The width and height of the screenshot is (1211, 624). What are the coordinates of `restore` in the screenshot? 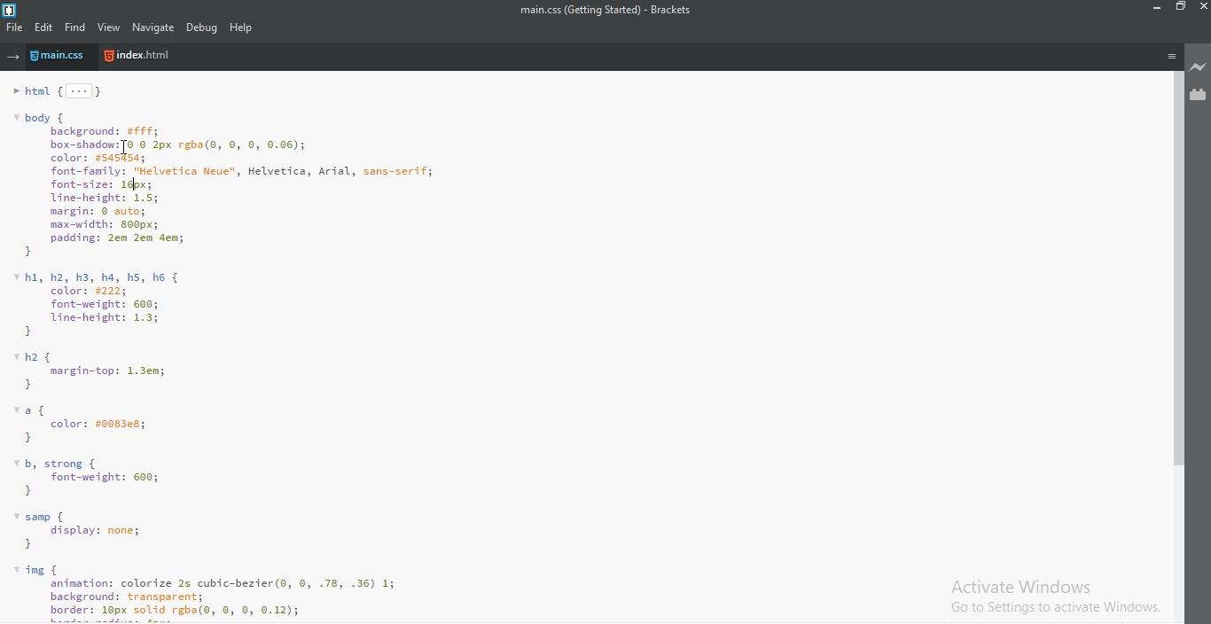 It's located at (1179, 10).